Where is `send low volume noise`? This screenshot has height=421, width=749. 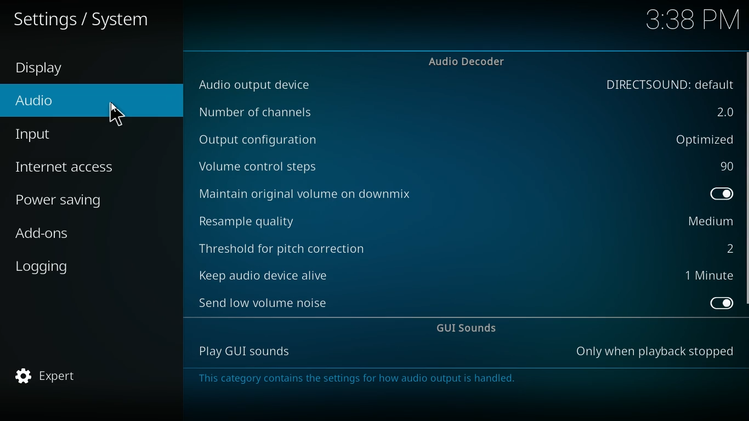
send low volume noise is located at coordinates (266, 301).